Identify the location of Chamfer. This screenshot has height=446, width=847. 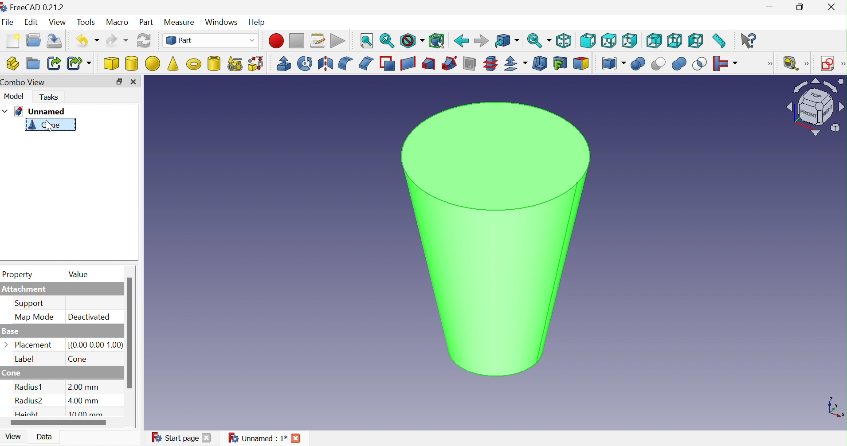
(367, 64).